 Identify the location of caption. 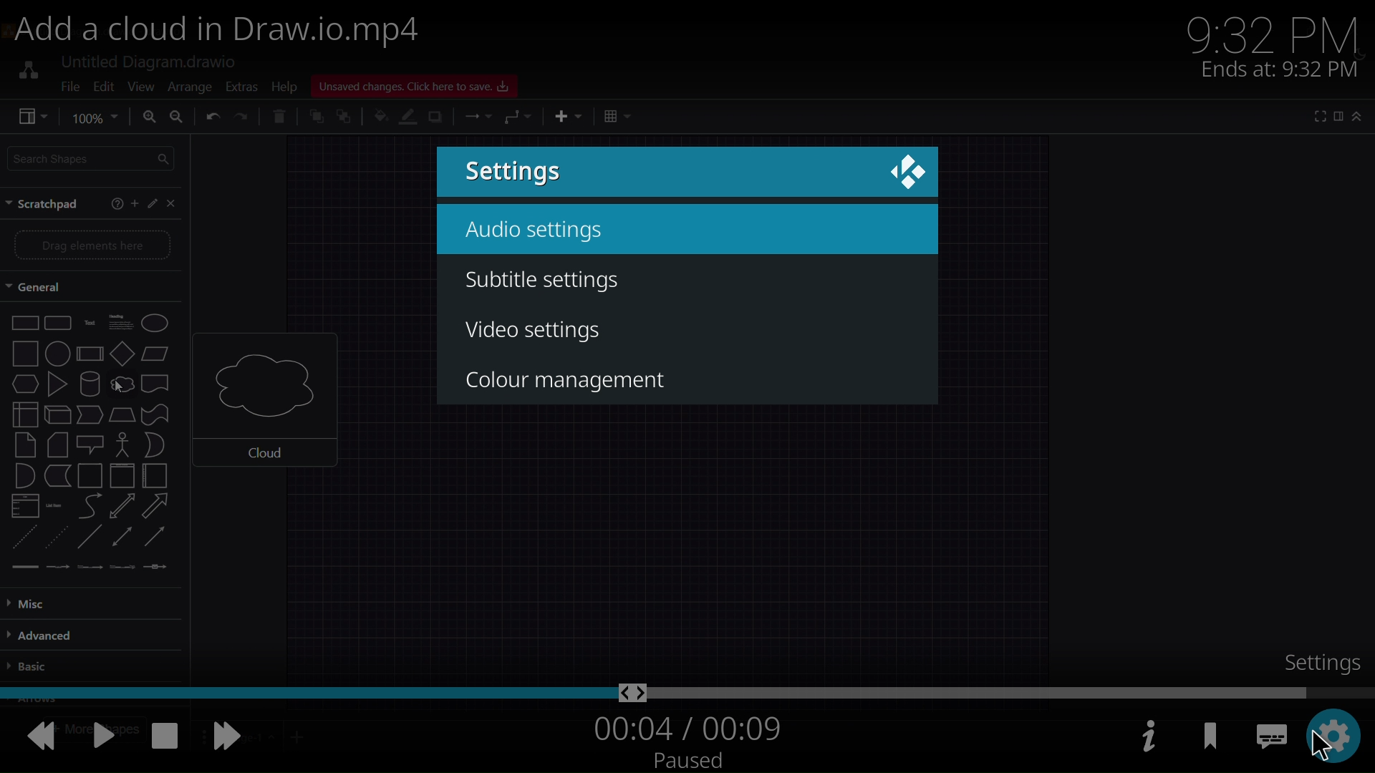
(1264, 736).